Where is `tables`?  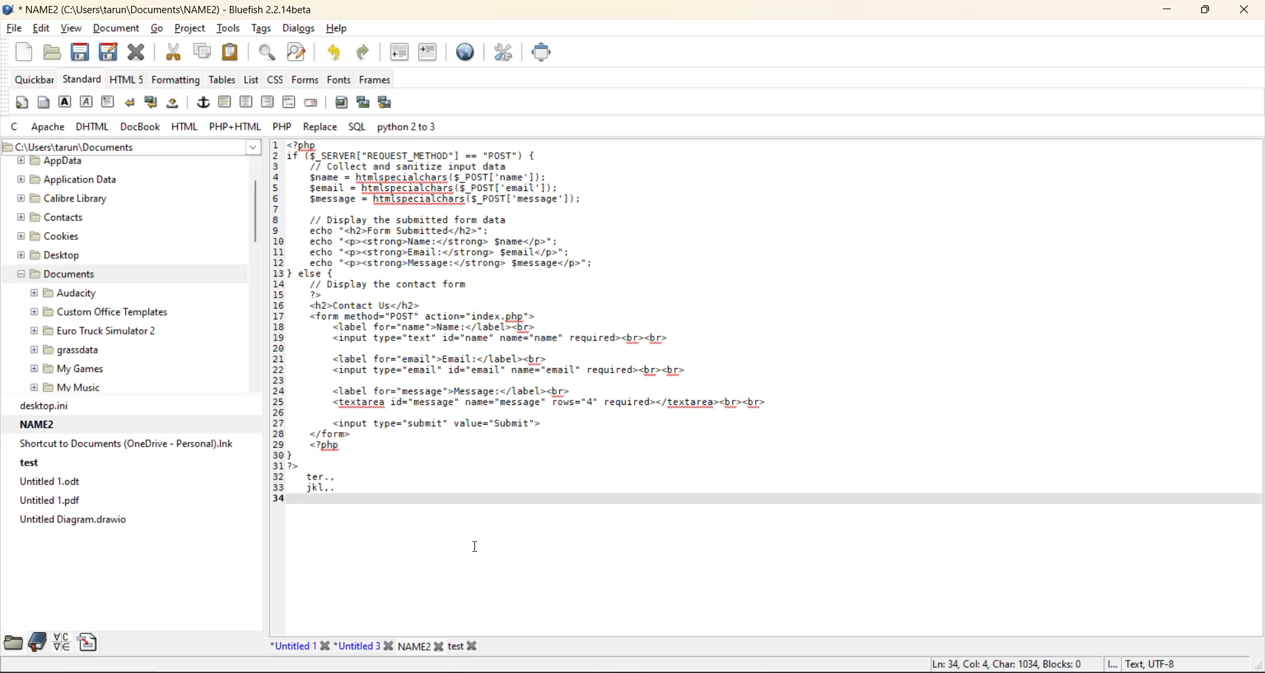
tables is located at coordinates (223, 80).